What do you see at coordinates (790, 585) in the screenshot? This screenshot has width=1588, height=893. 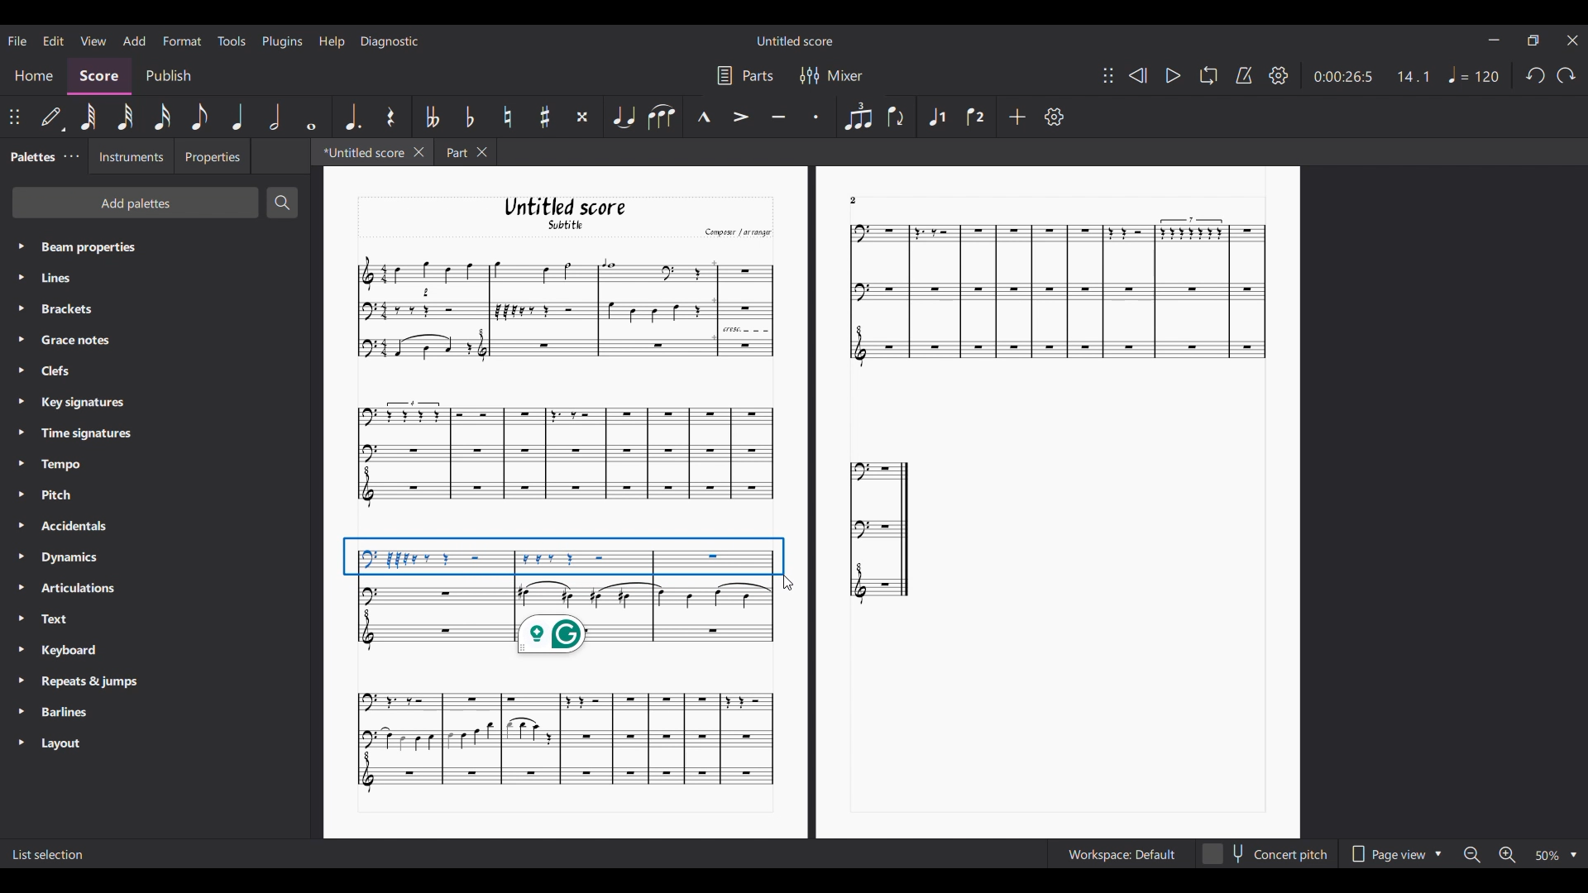 I see `cursor` at bounding box center [790, 585].